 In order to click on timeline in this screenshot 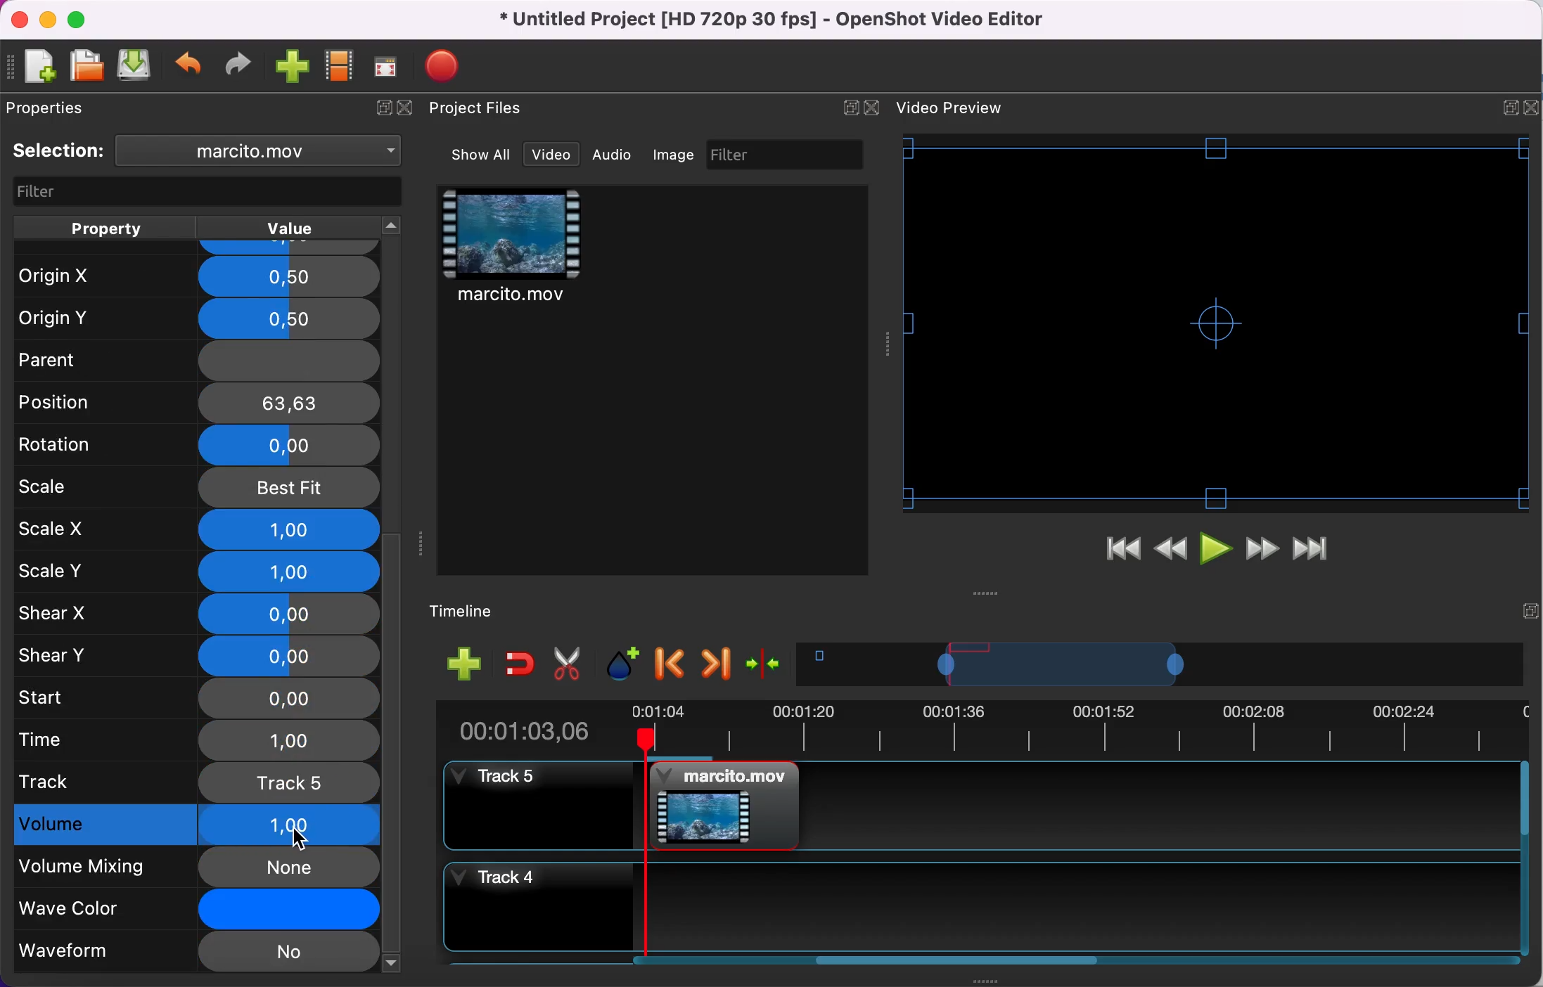, I will do `click(1160, 664)`.